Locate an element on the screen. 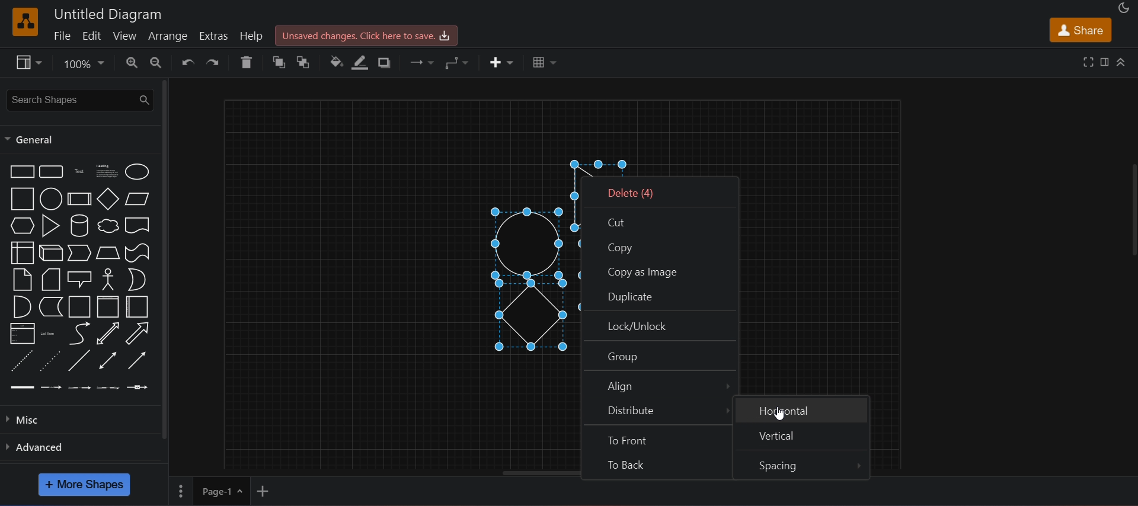 Image resolution: width=1138 pixels, height=506 pixels. dotted line is located at coordinates (51, 360).